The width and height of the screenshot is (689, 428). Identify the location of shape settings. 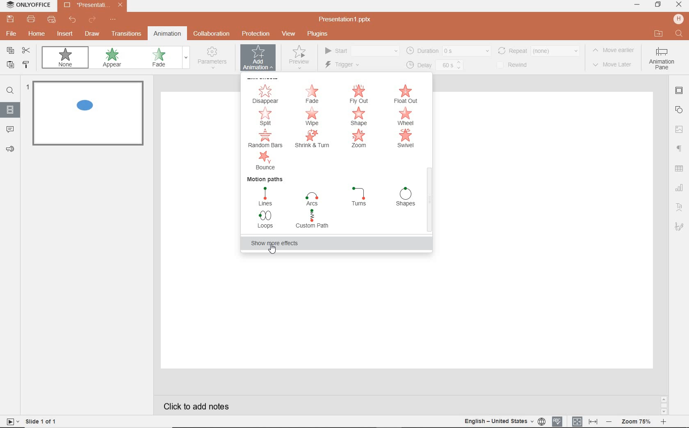
(680, 109).